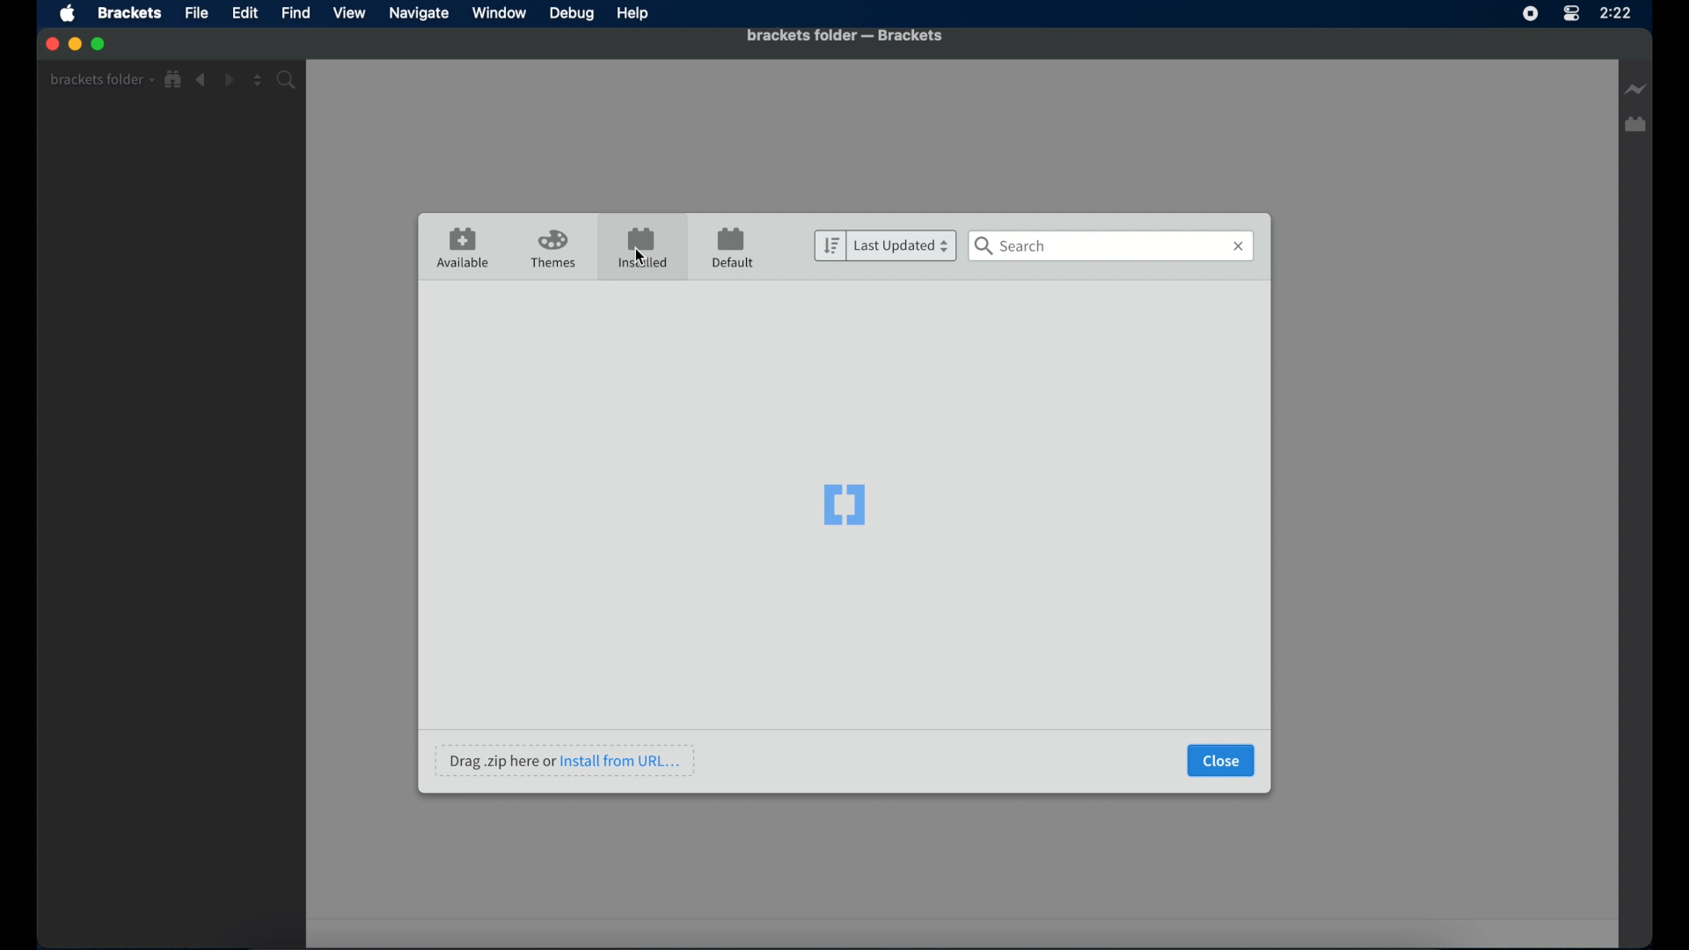  Describe the element at coordinates (828, 246) in the screenshot. I see `sort` at that location.